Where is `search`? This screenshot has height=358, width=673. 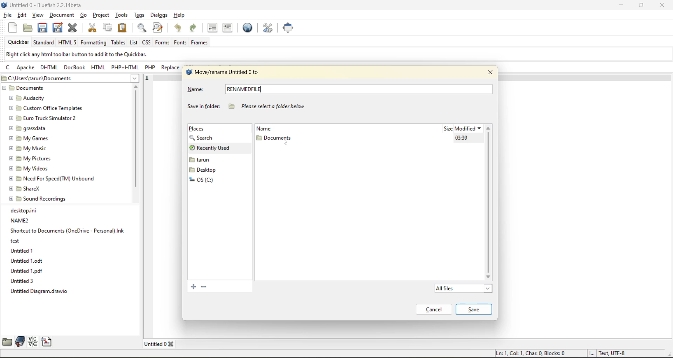
search is located at coordinates (207, 138).